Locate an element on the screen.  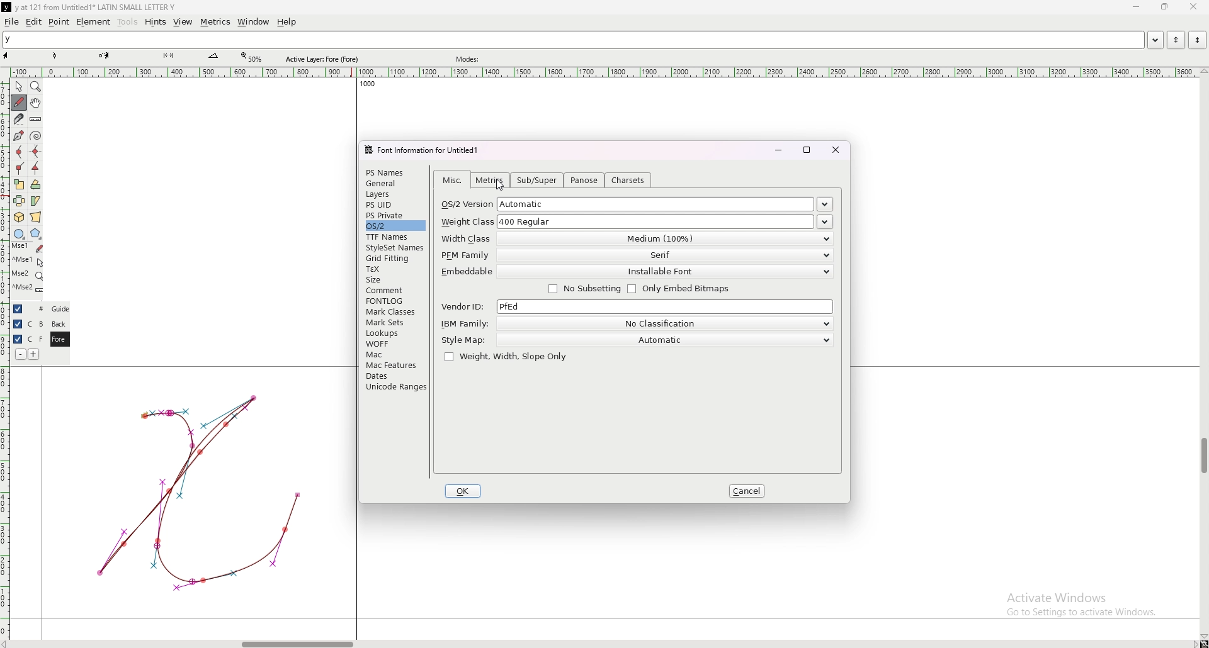
magnify is located at coordinates (36, 86).